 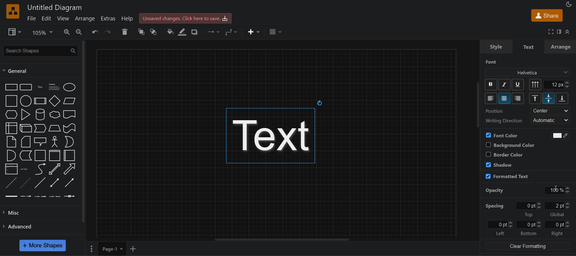 I want to click on shadow, so click(x=499, y=164).